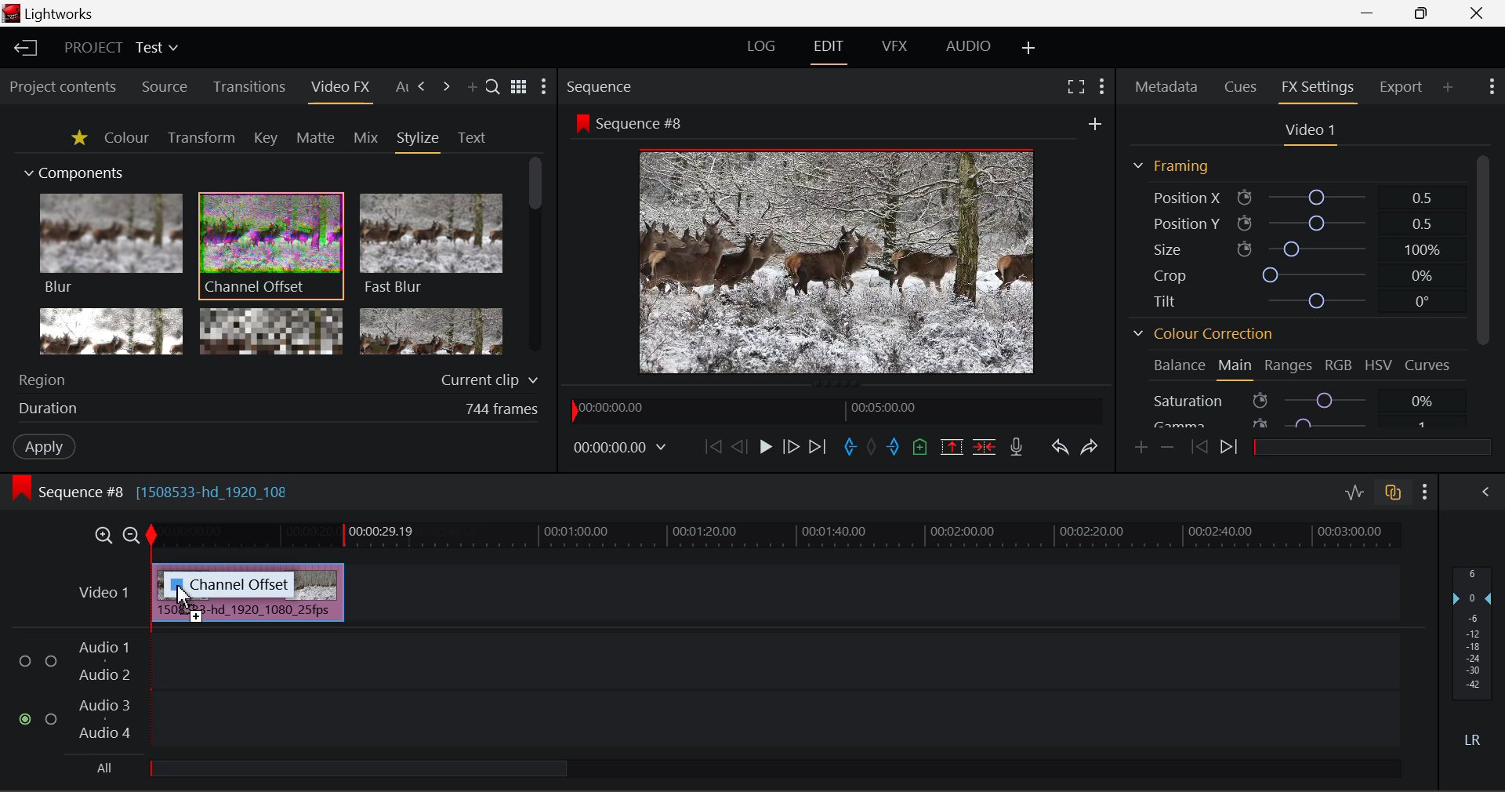 This screenshot has height=792, width=1505. I want to click on Size, so click(1294, 248).